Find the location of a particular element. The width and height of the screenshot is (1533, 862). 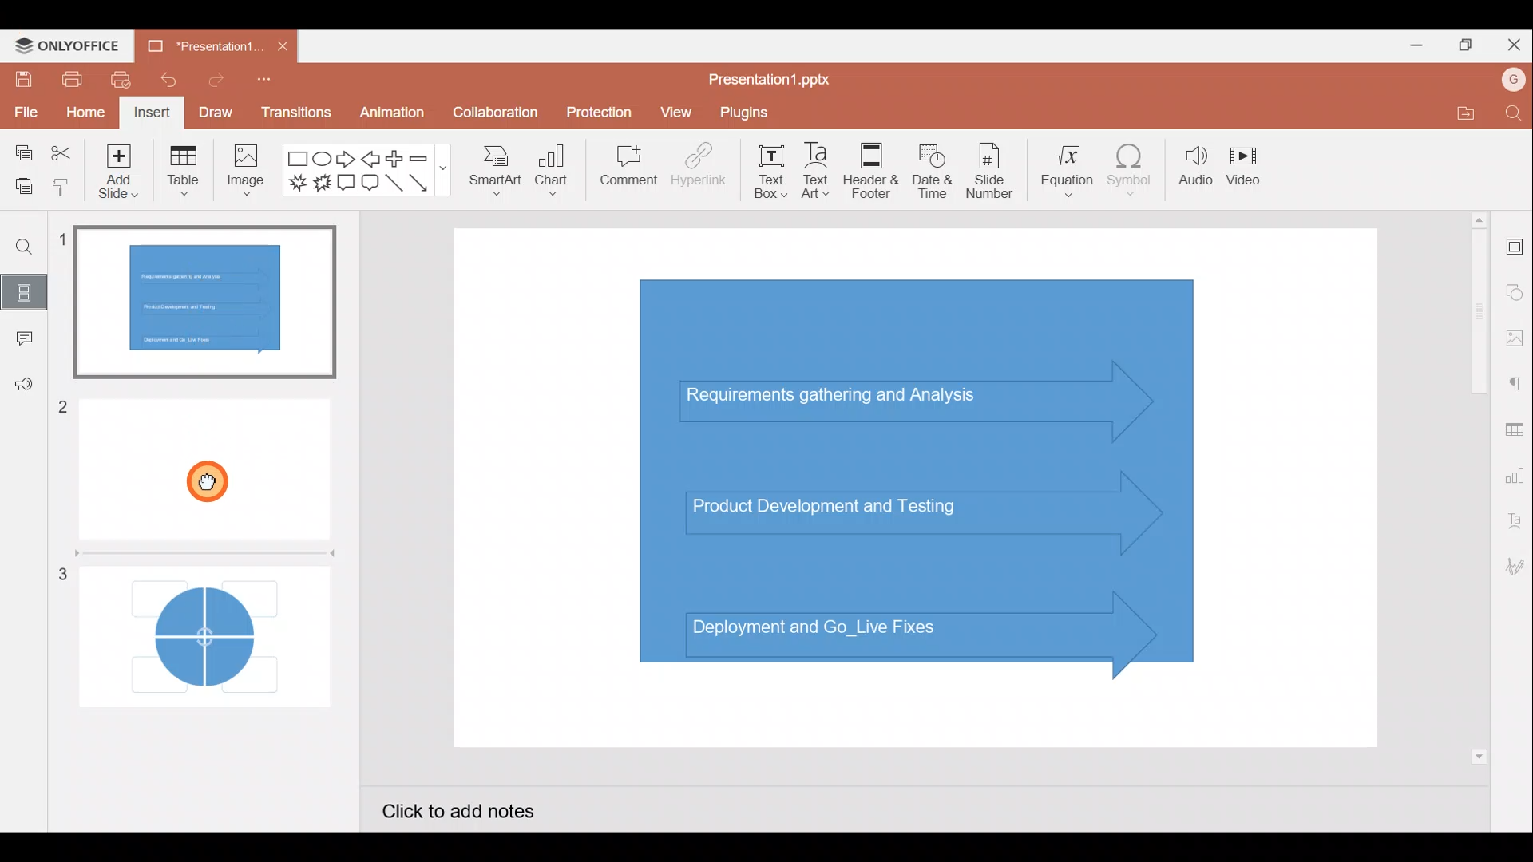

Open file location is located at coordinates (1456, 113).